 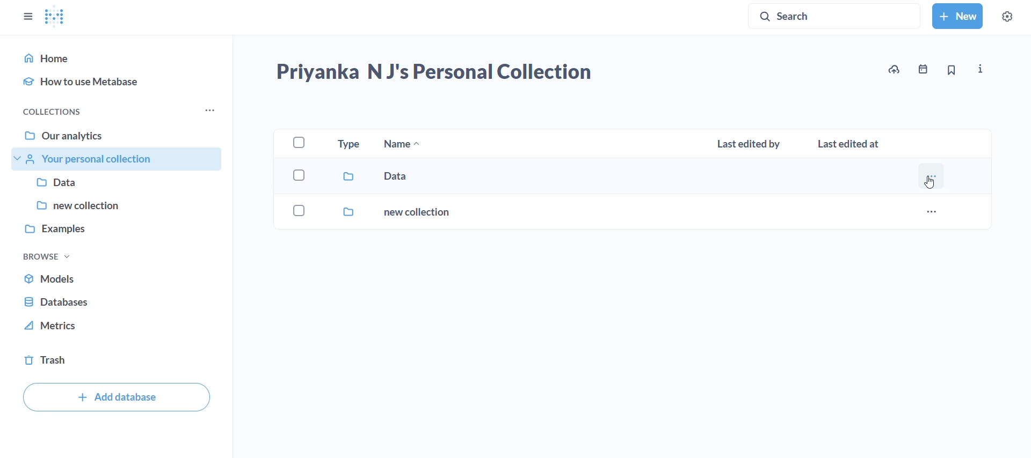 What do you see at coordinates (120, 183) in the screenshot?
I see `data` at bounding box center [120, 183].